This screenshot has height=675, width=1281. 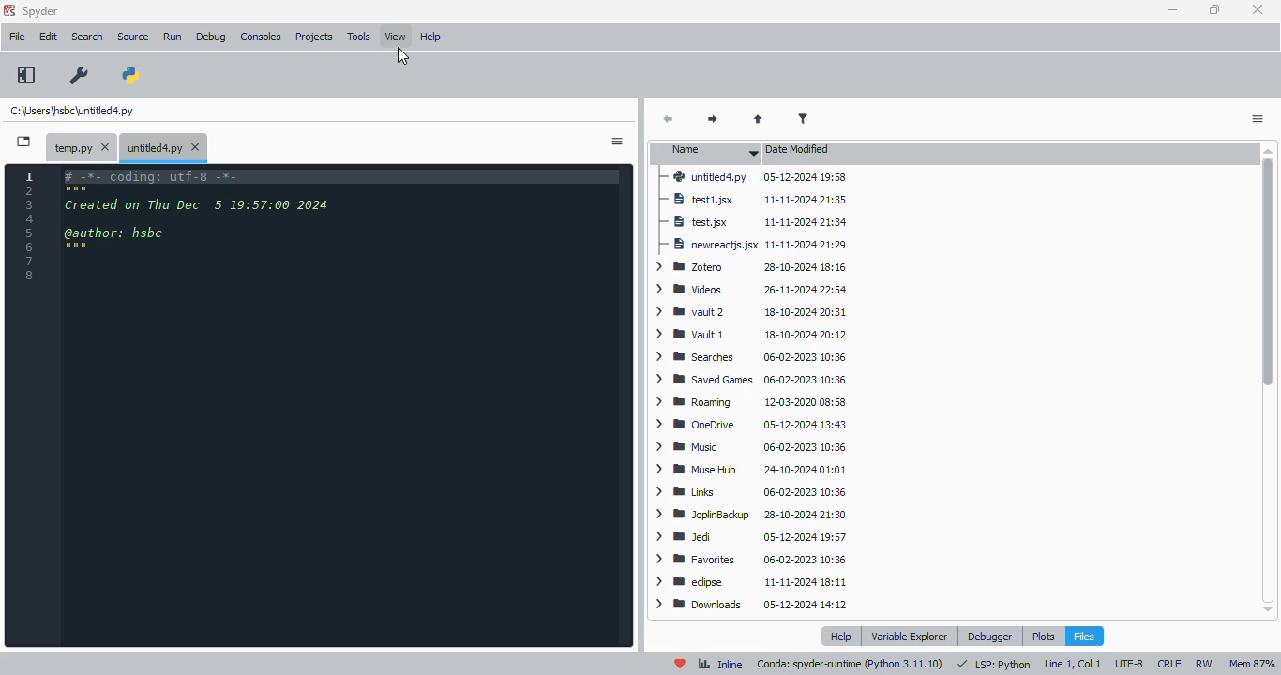 What do you see at coordinates (30, 225) in the screenshot?
I see `line numbers` at bounding box center [30, 225].